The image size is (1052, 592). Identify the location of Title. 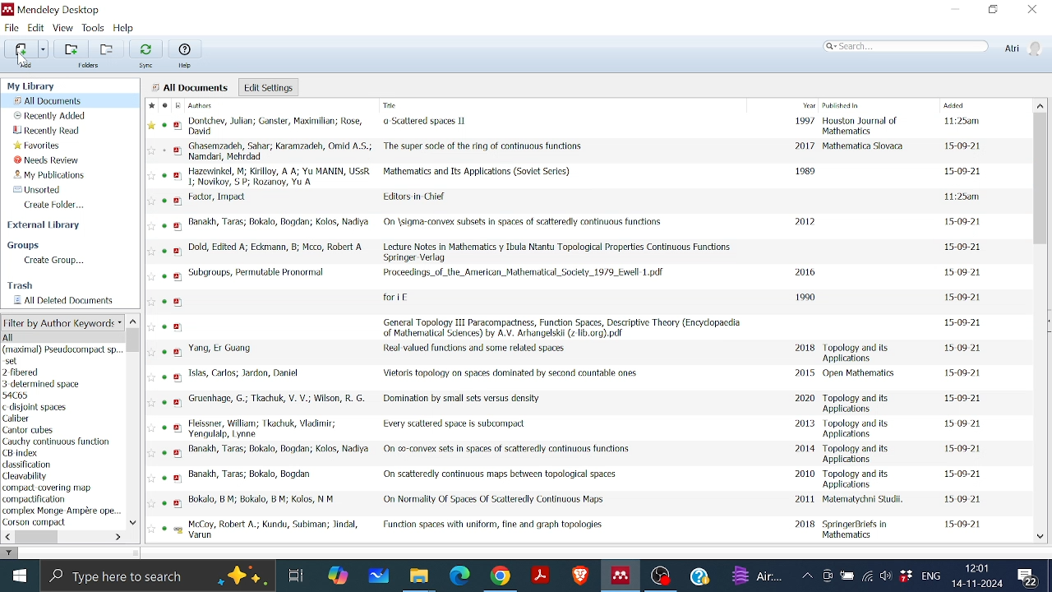
(431, 122).